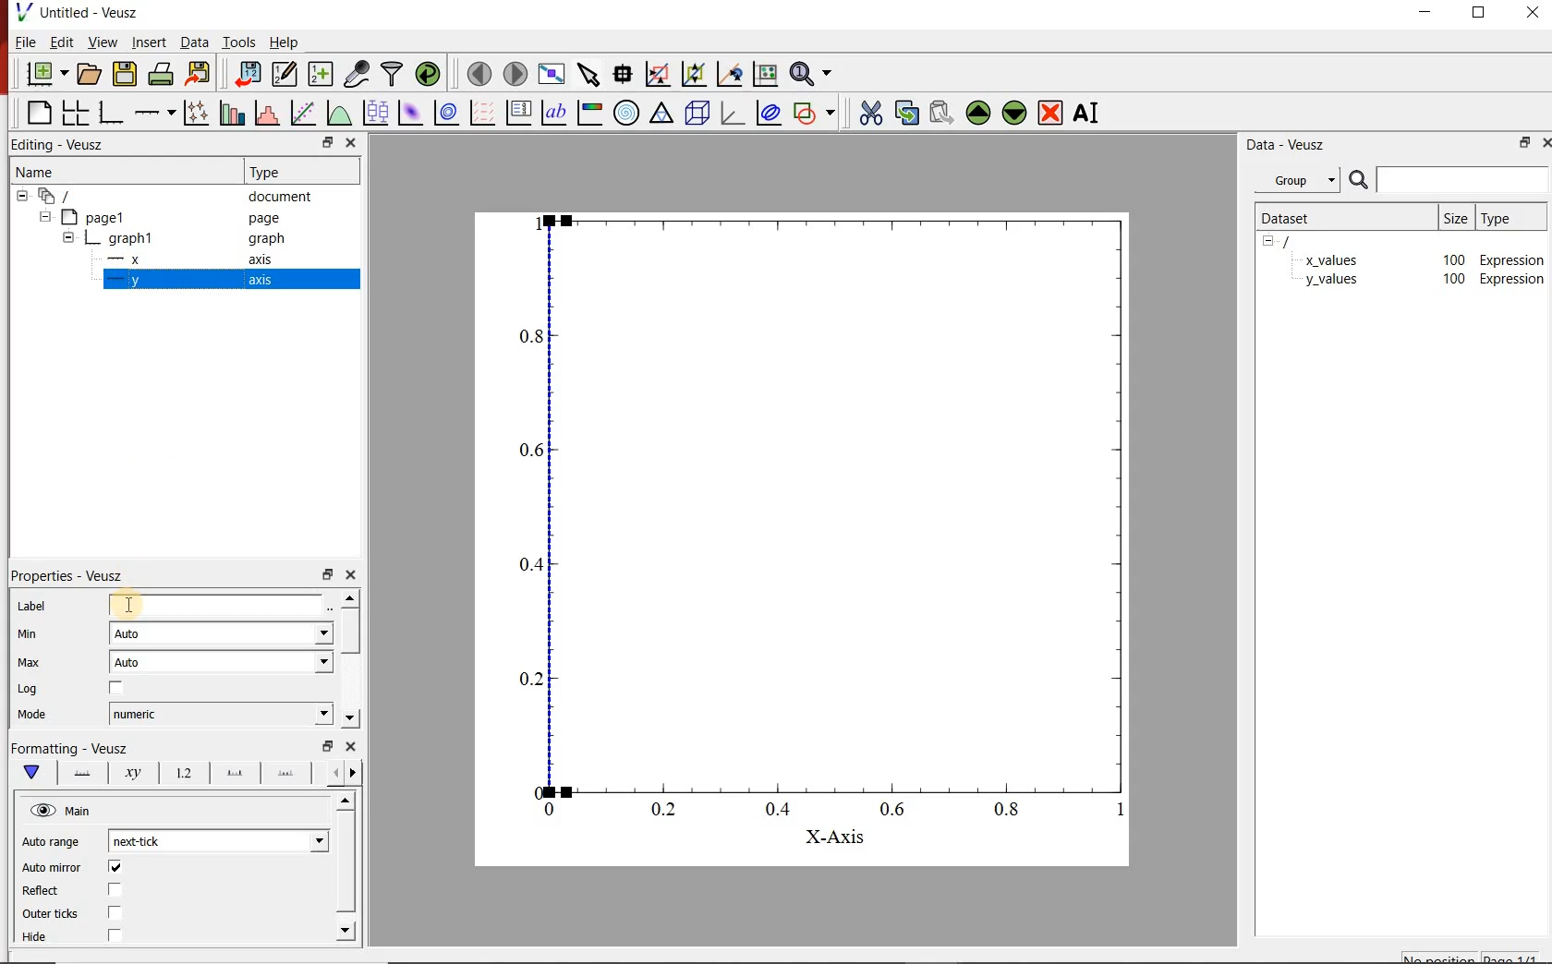 Image resolution: width=1552 pixels, height=964 pixels. What do you see at coordinates (349, 717) in the screenshot?
I see `move down` at bounding box center [349, 717].